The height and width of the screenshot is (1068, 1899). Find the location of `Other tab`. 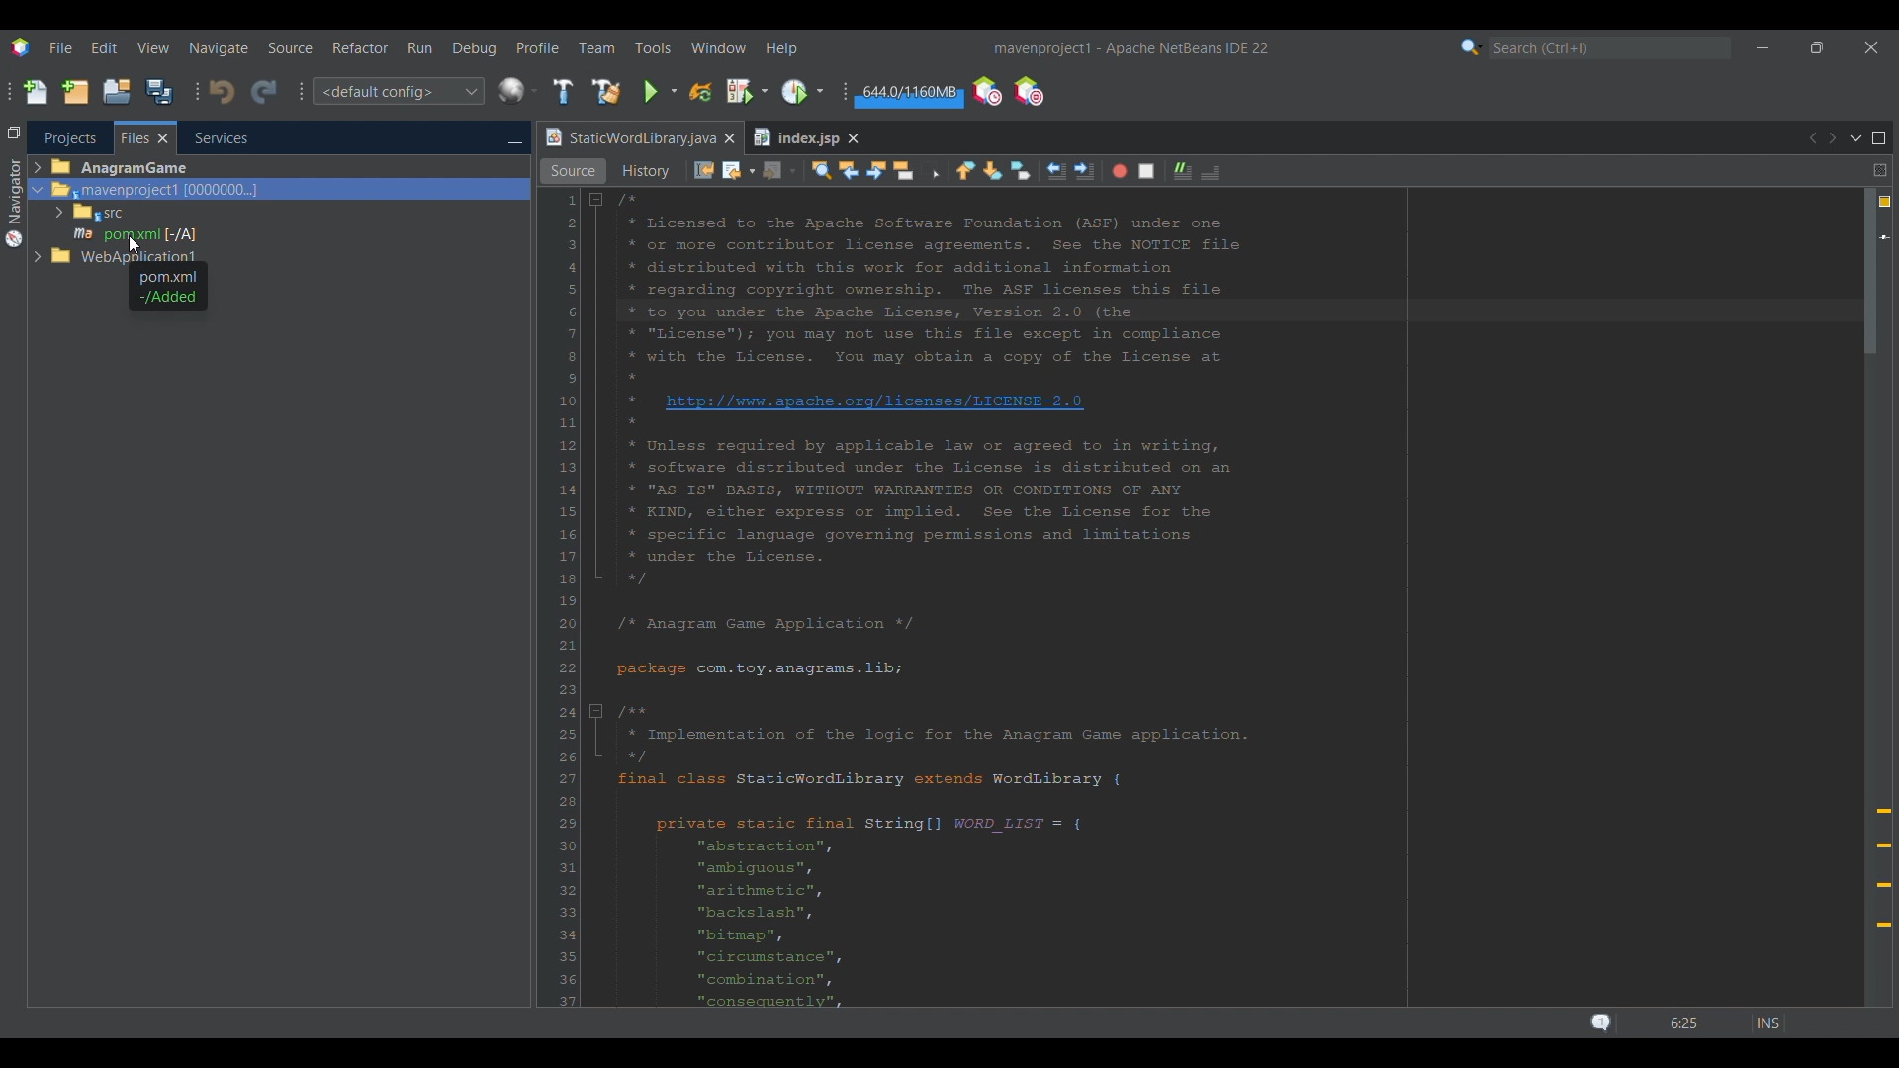

Other tab is located at coordinates (804, 137).